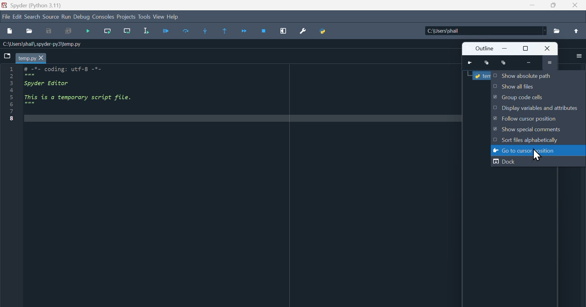  Describe the element at coordinates (103, 16) in the screenshot. I see `Consoles` at that location.